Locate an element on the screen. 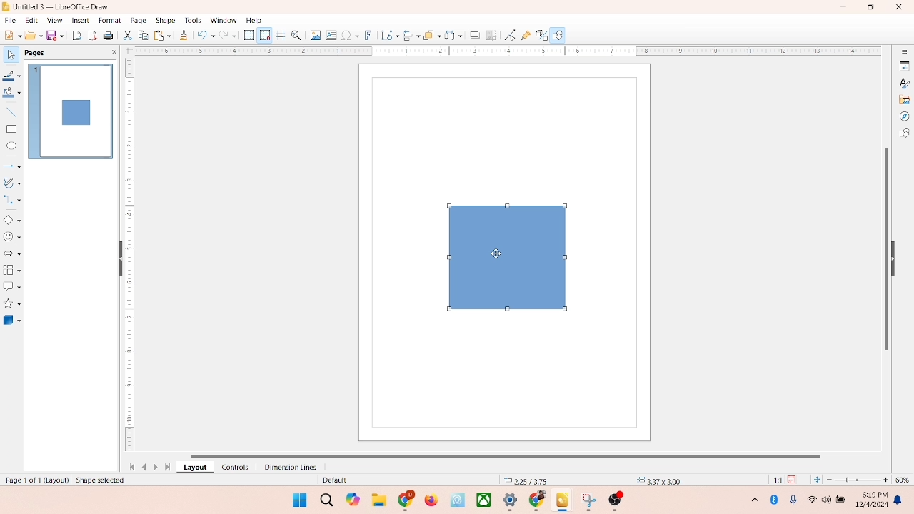  folders is located at coordinates (378, 498).